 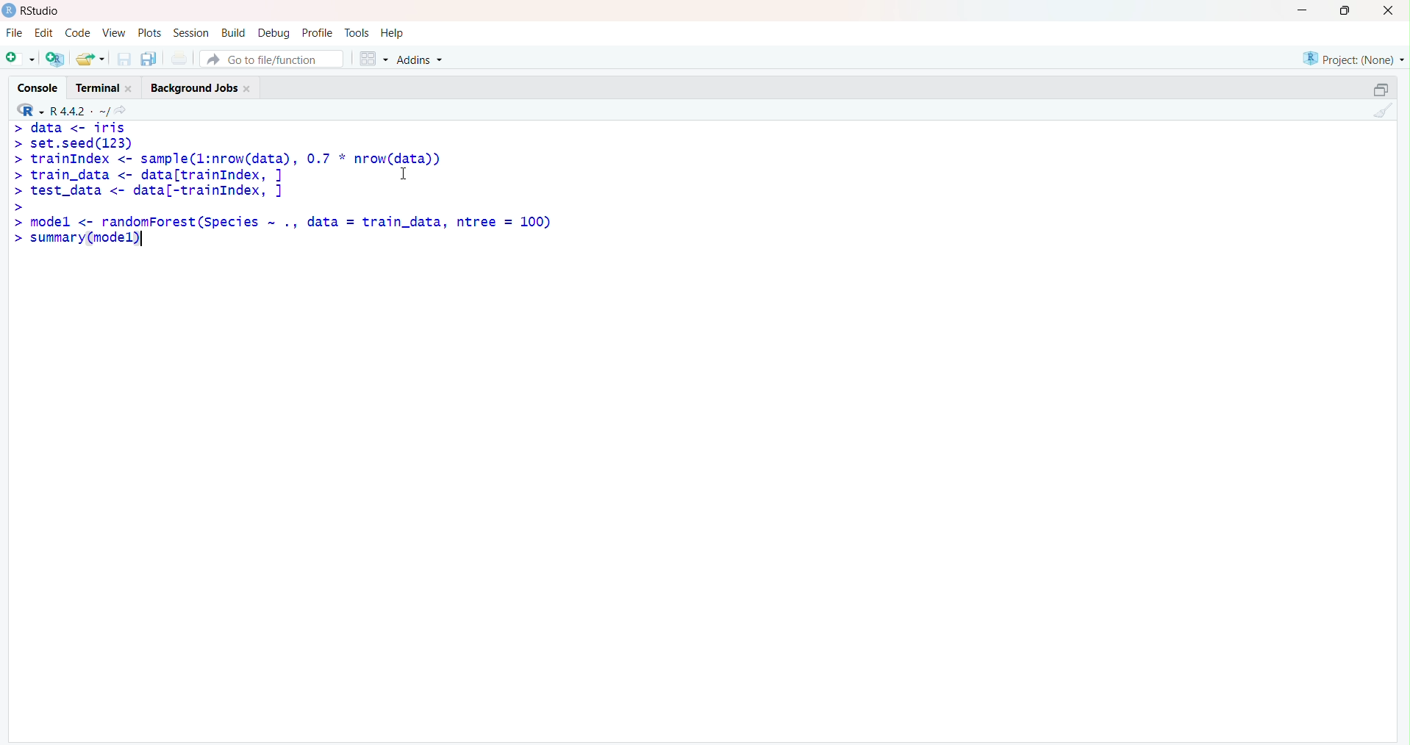 I want to click on RStudio, so click(x=35, y=10).